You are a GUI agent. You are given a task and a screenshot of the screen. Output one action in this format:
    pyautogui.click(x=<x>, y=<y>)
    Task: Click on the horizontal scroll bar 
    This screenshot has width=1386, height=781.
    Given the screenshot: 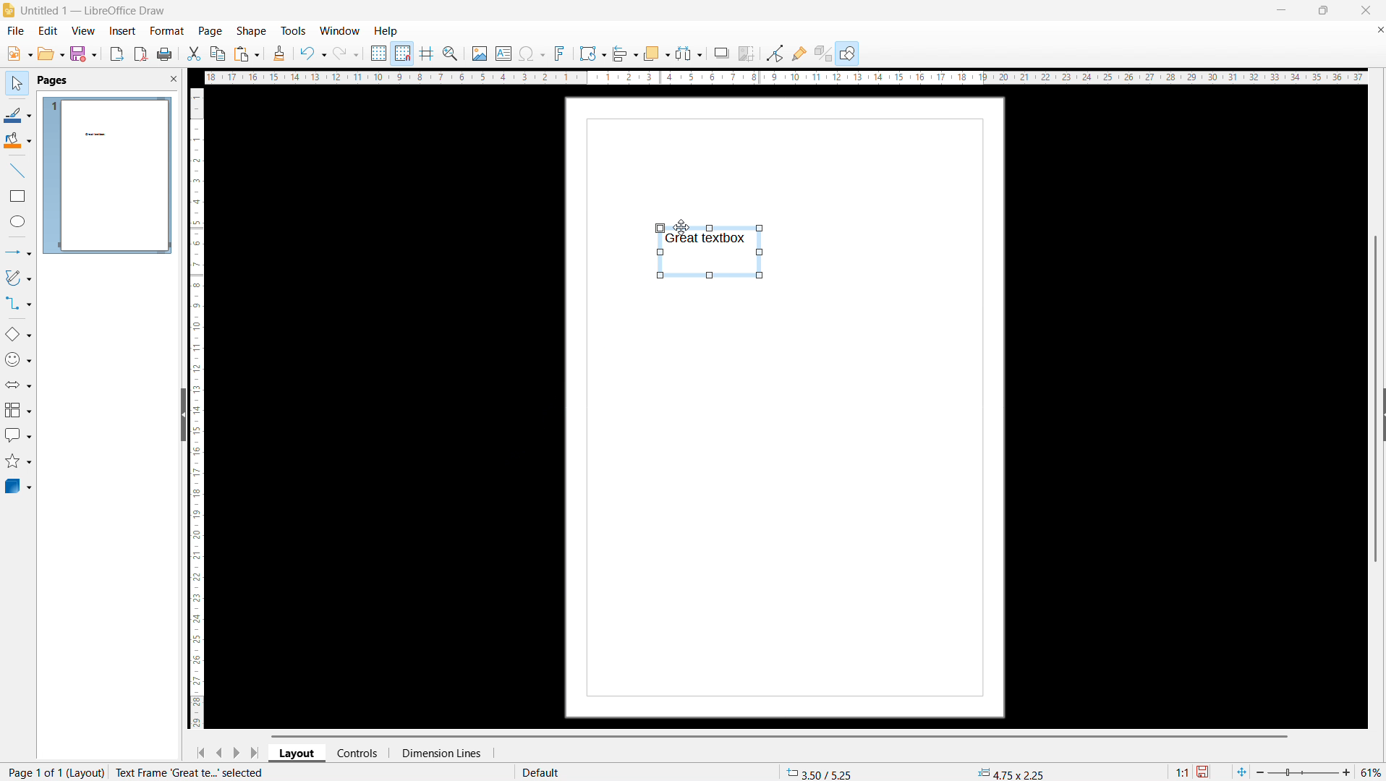 What is the action you would take?
    pyautogui.click(x=779, y=735)
    